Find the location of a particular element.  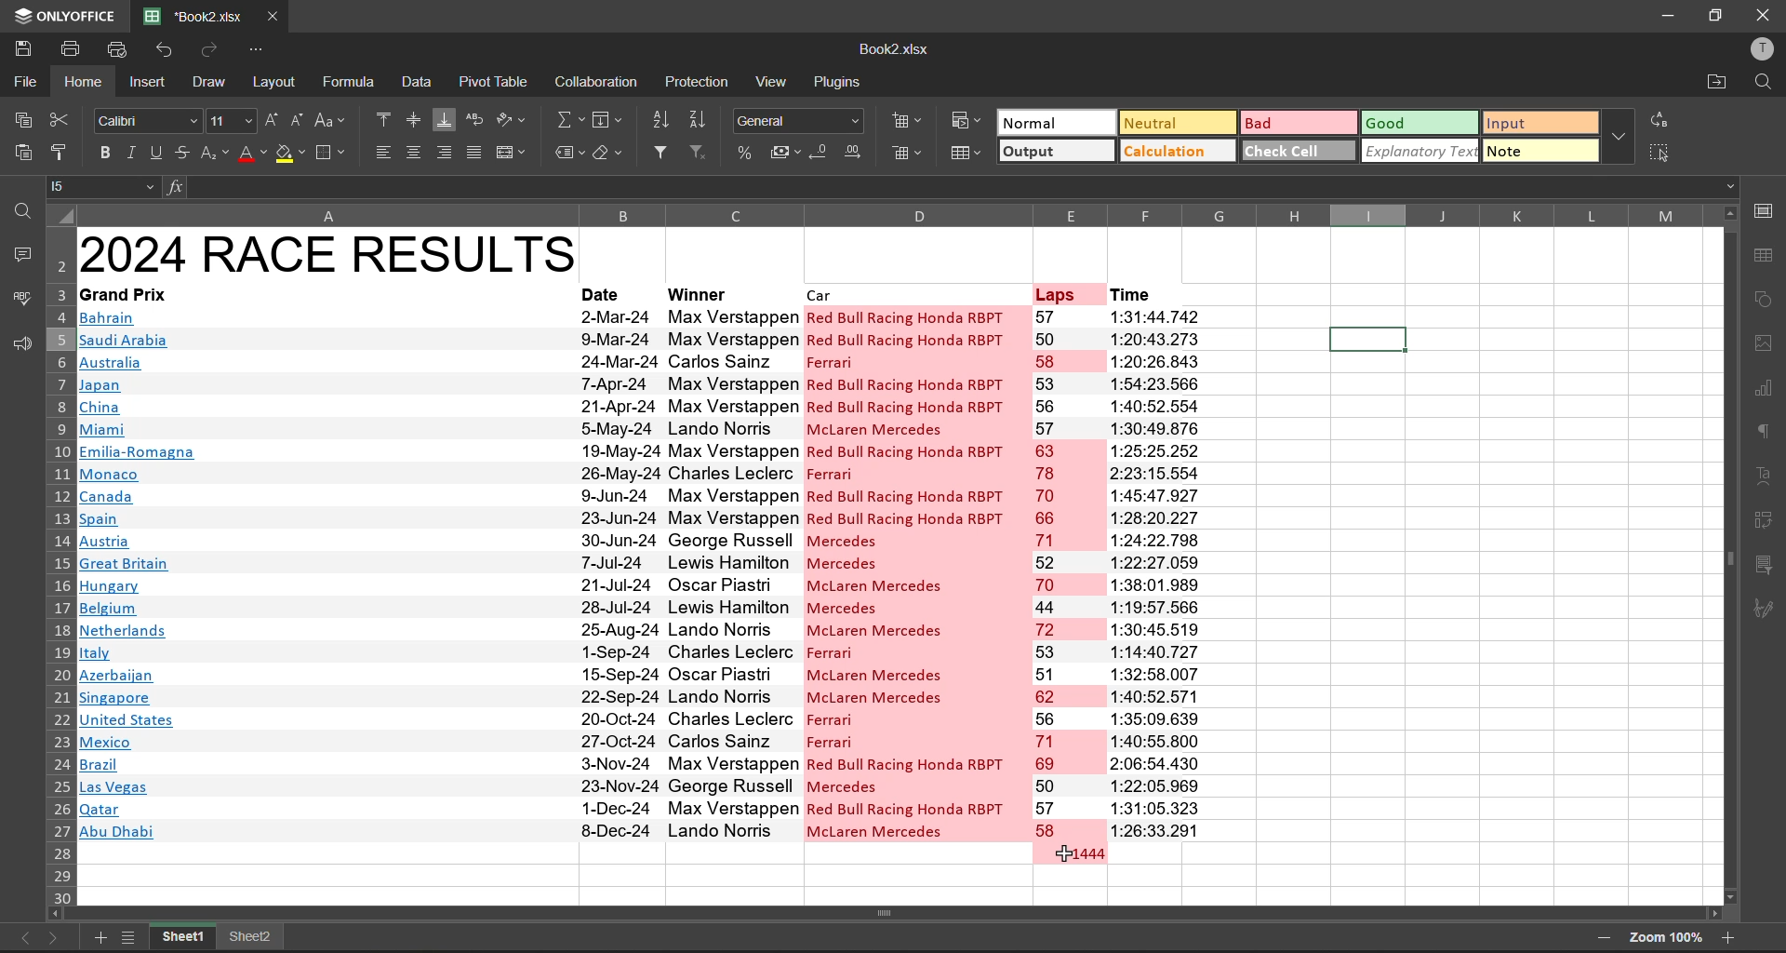

fields is located at coordinates (602, 124).